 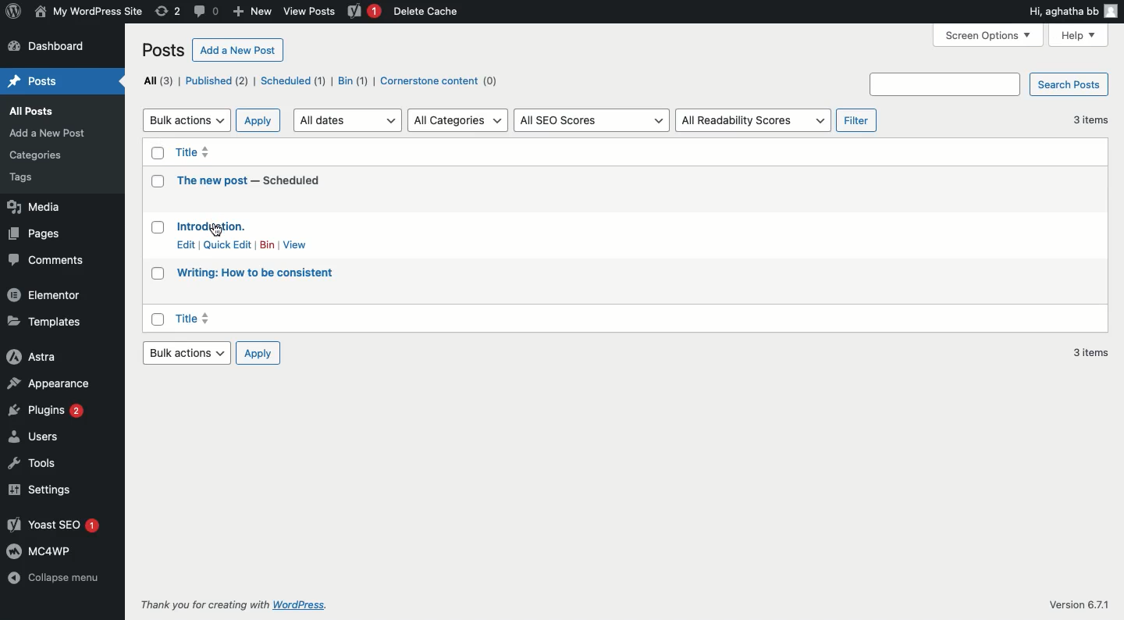 I want to click on Search posts, so click(x=945, y=84).